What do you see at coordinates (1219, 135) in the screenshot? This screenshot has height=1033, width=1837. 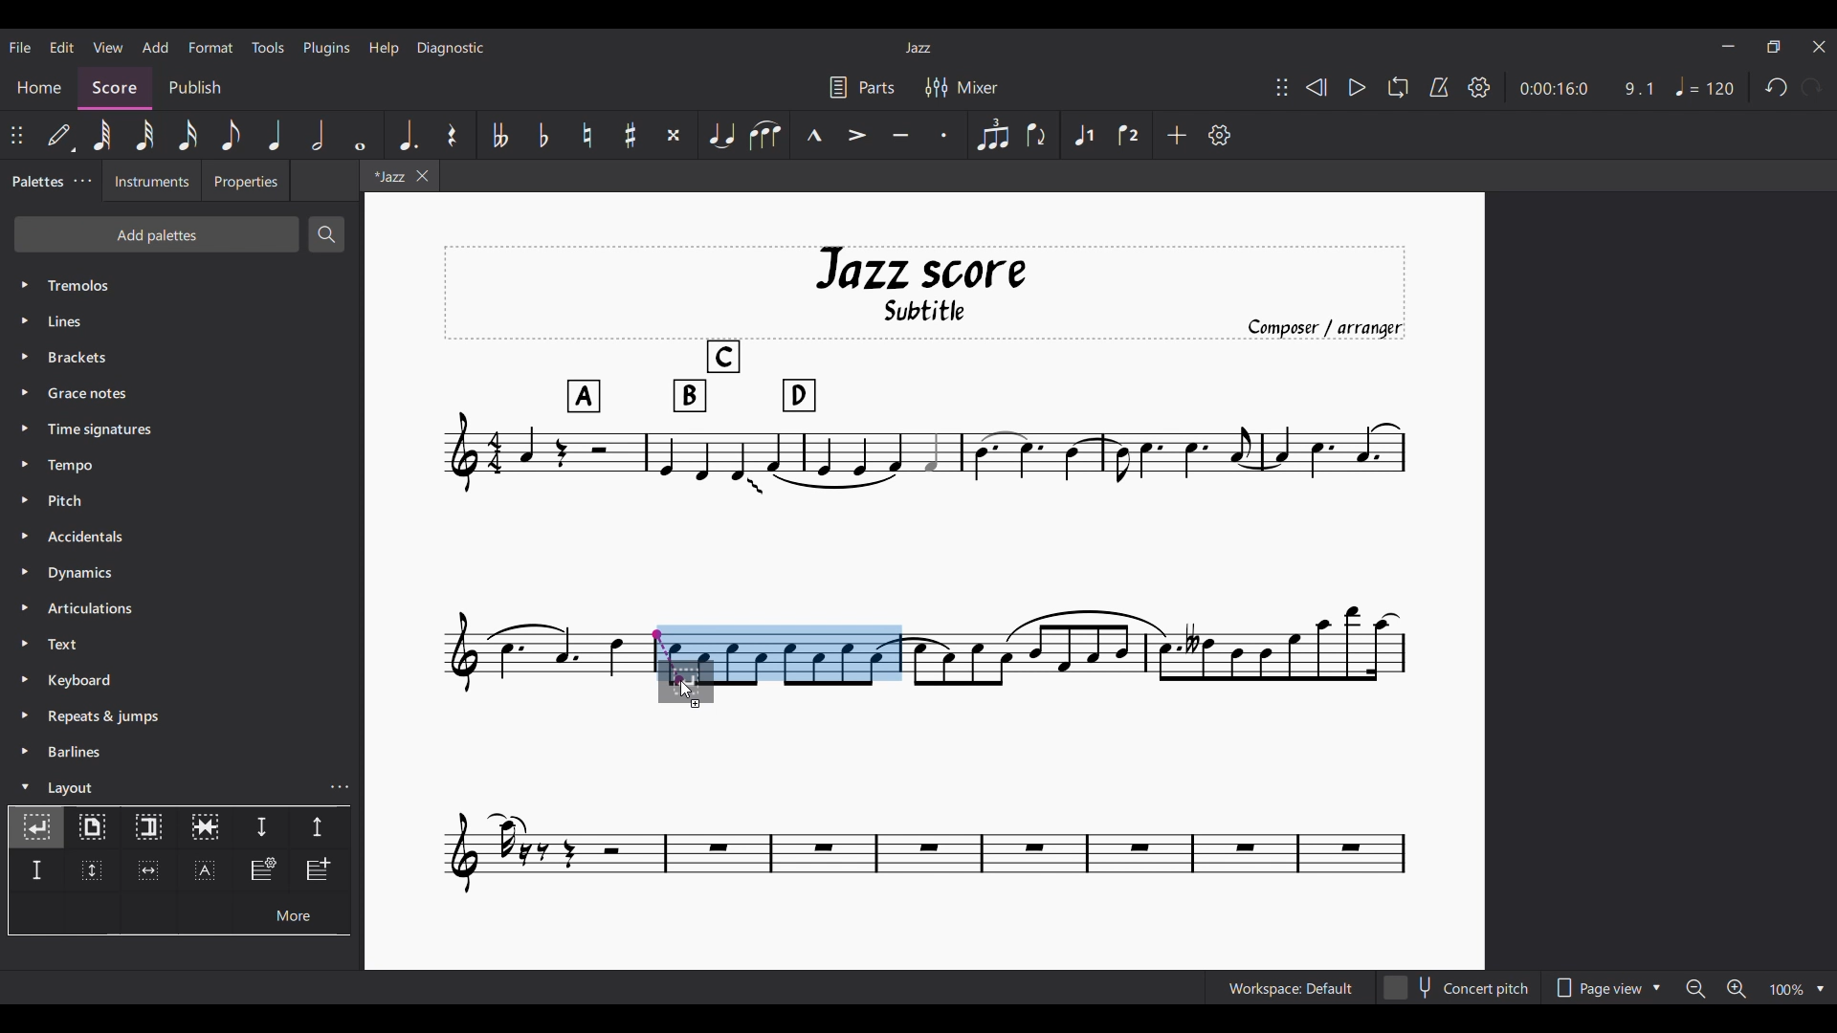 I see `Customize settings` at bounding box center [1219, 135].